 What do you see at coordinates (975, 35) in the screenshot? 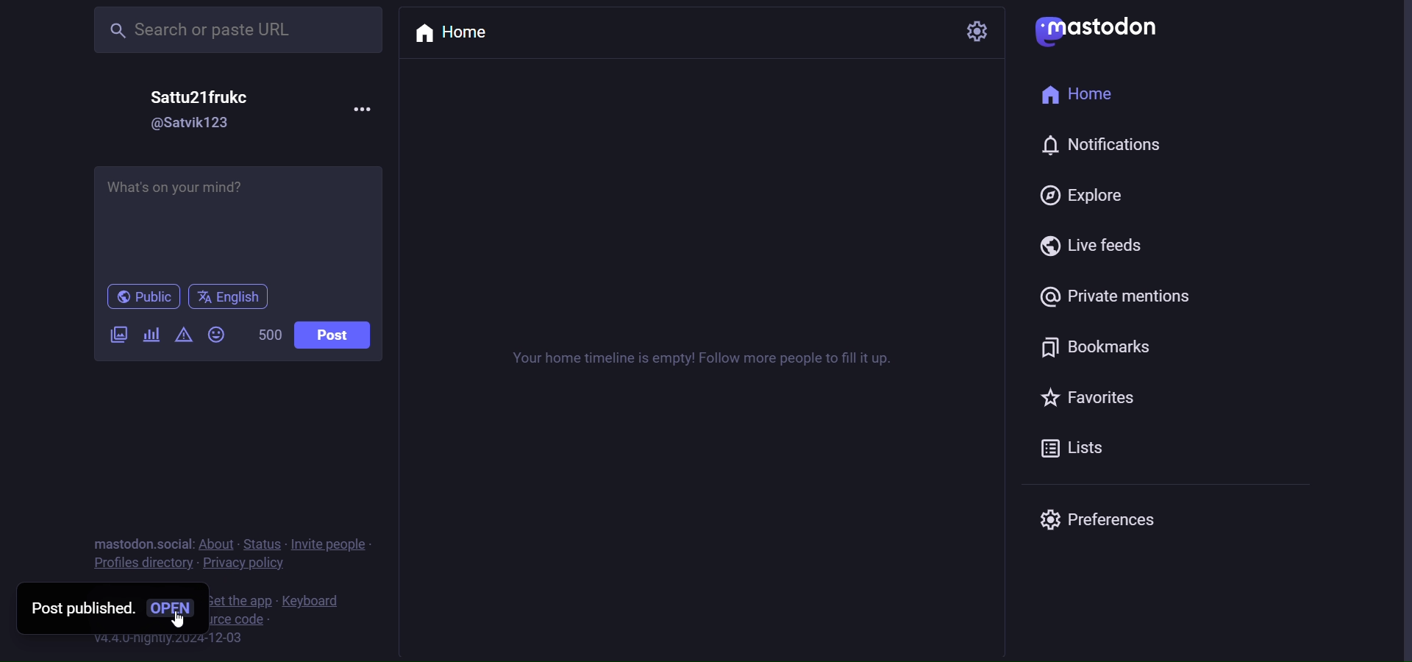
I see `setting` at bounding box center [975, 35].